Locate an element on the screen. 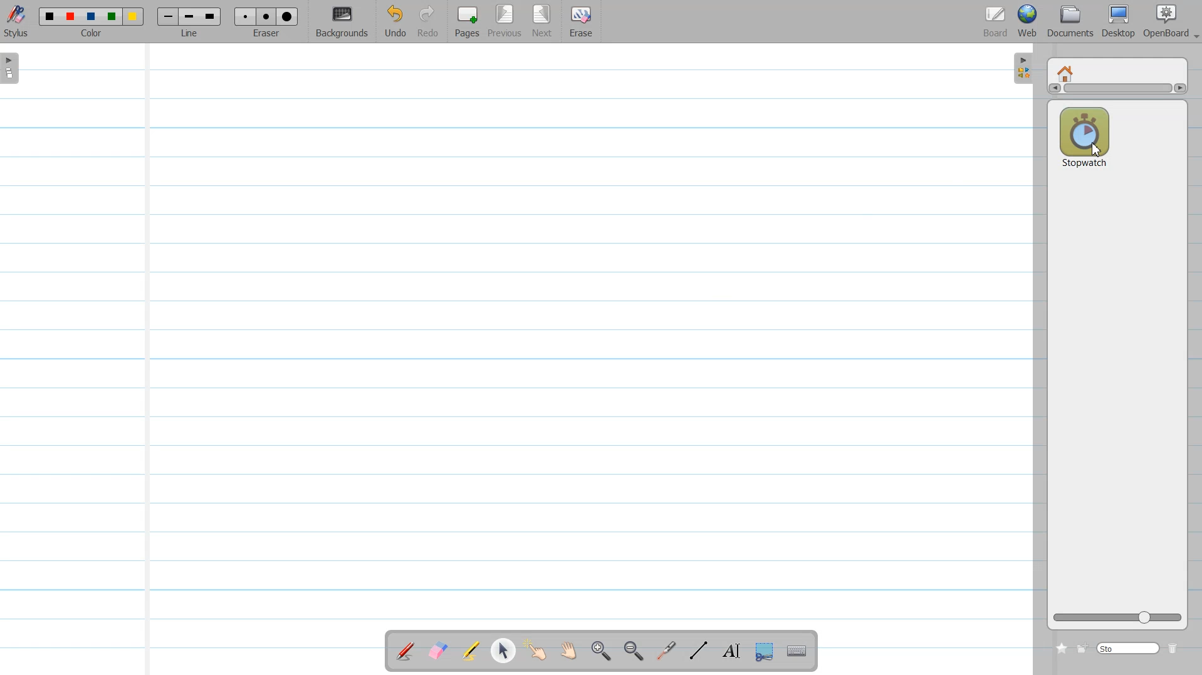 The width and height of the screenshot is (1202, 675). Zoom in is located at coordinates (602, 651).